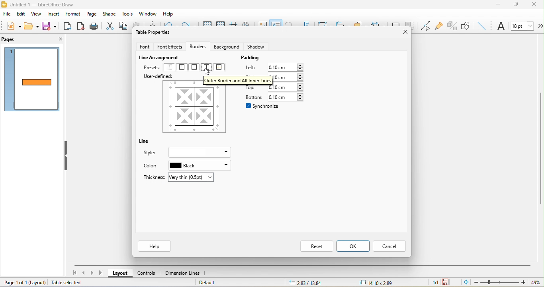  What do you see at coordinates (120, 273) in the screenshot?
I see `layout` at bounding box center [120, 273].